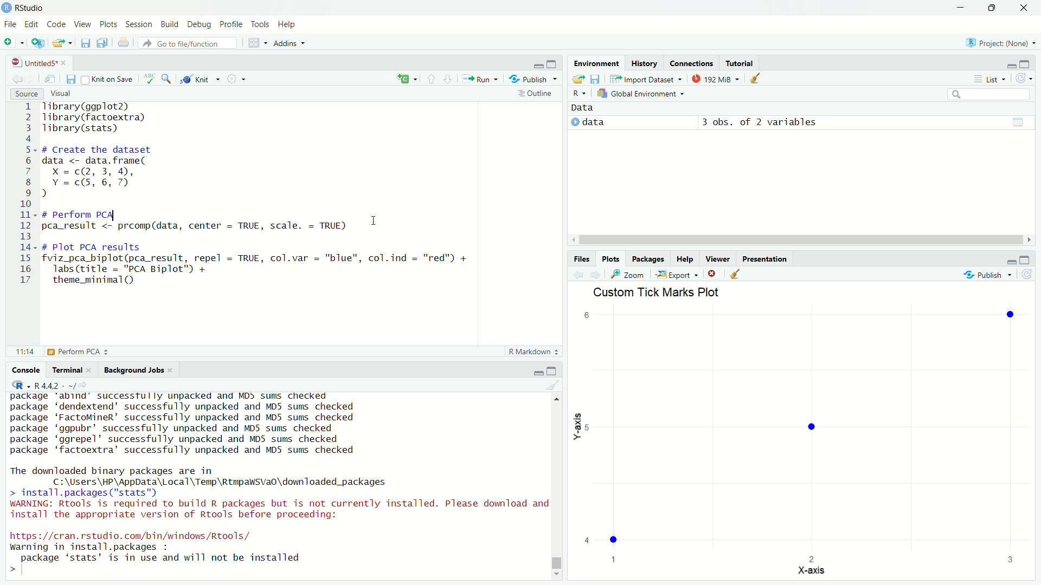  What do you see at coordinates (138, 370) in the screenshot?
I see `background jobs` at bounding box center [138, 370].